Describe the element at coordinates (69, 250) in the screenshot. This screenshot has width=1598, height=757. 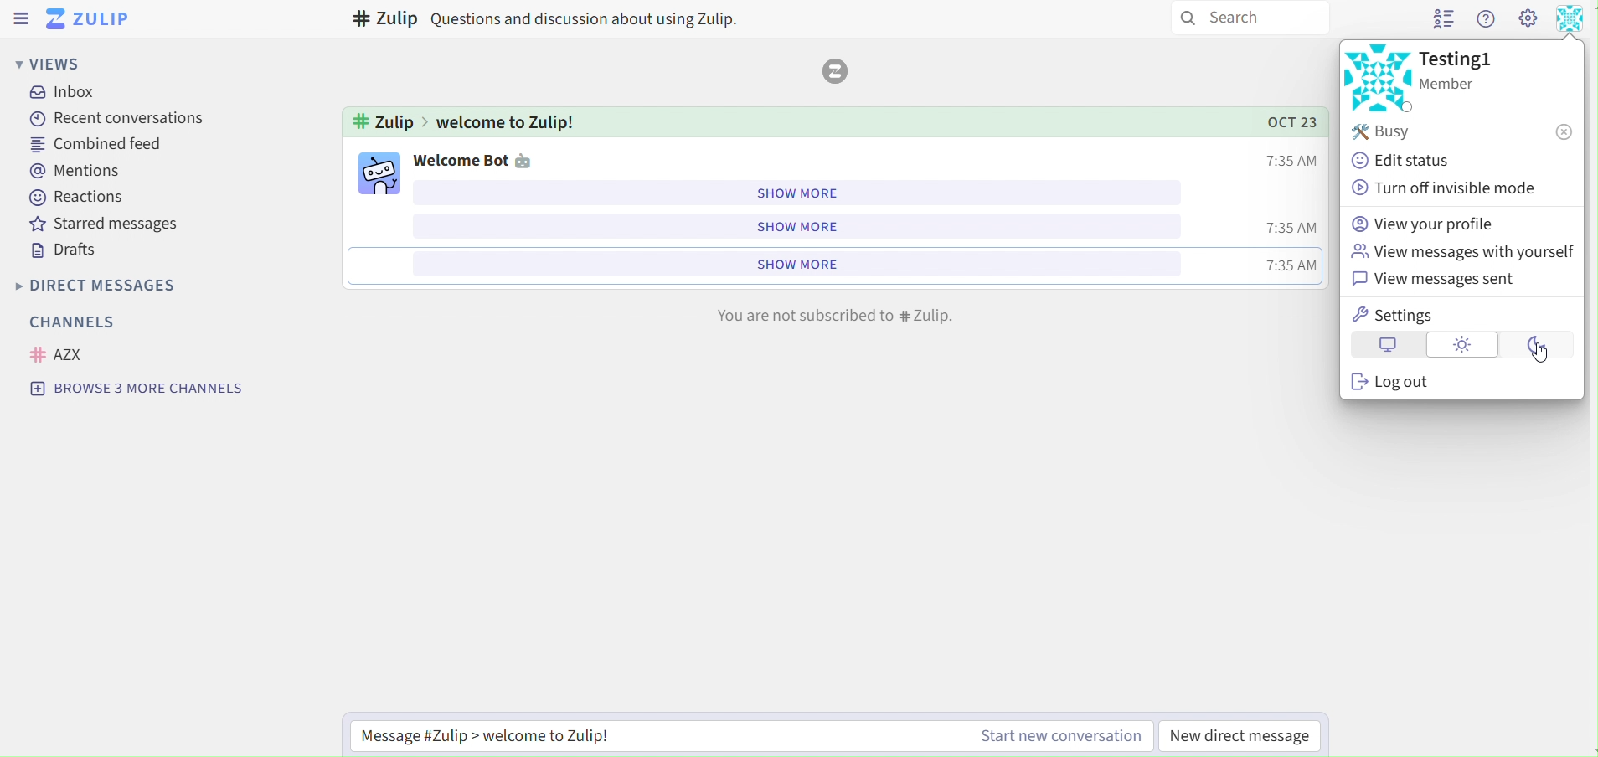
I see `drafts` at that location.